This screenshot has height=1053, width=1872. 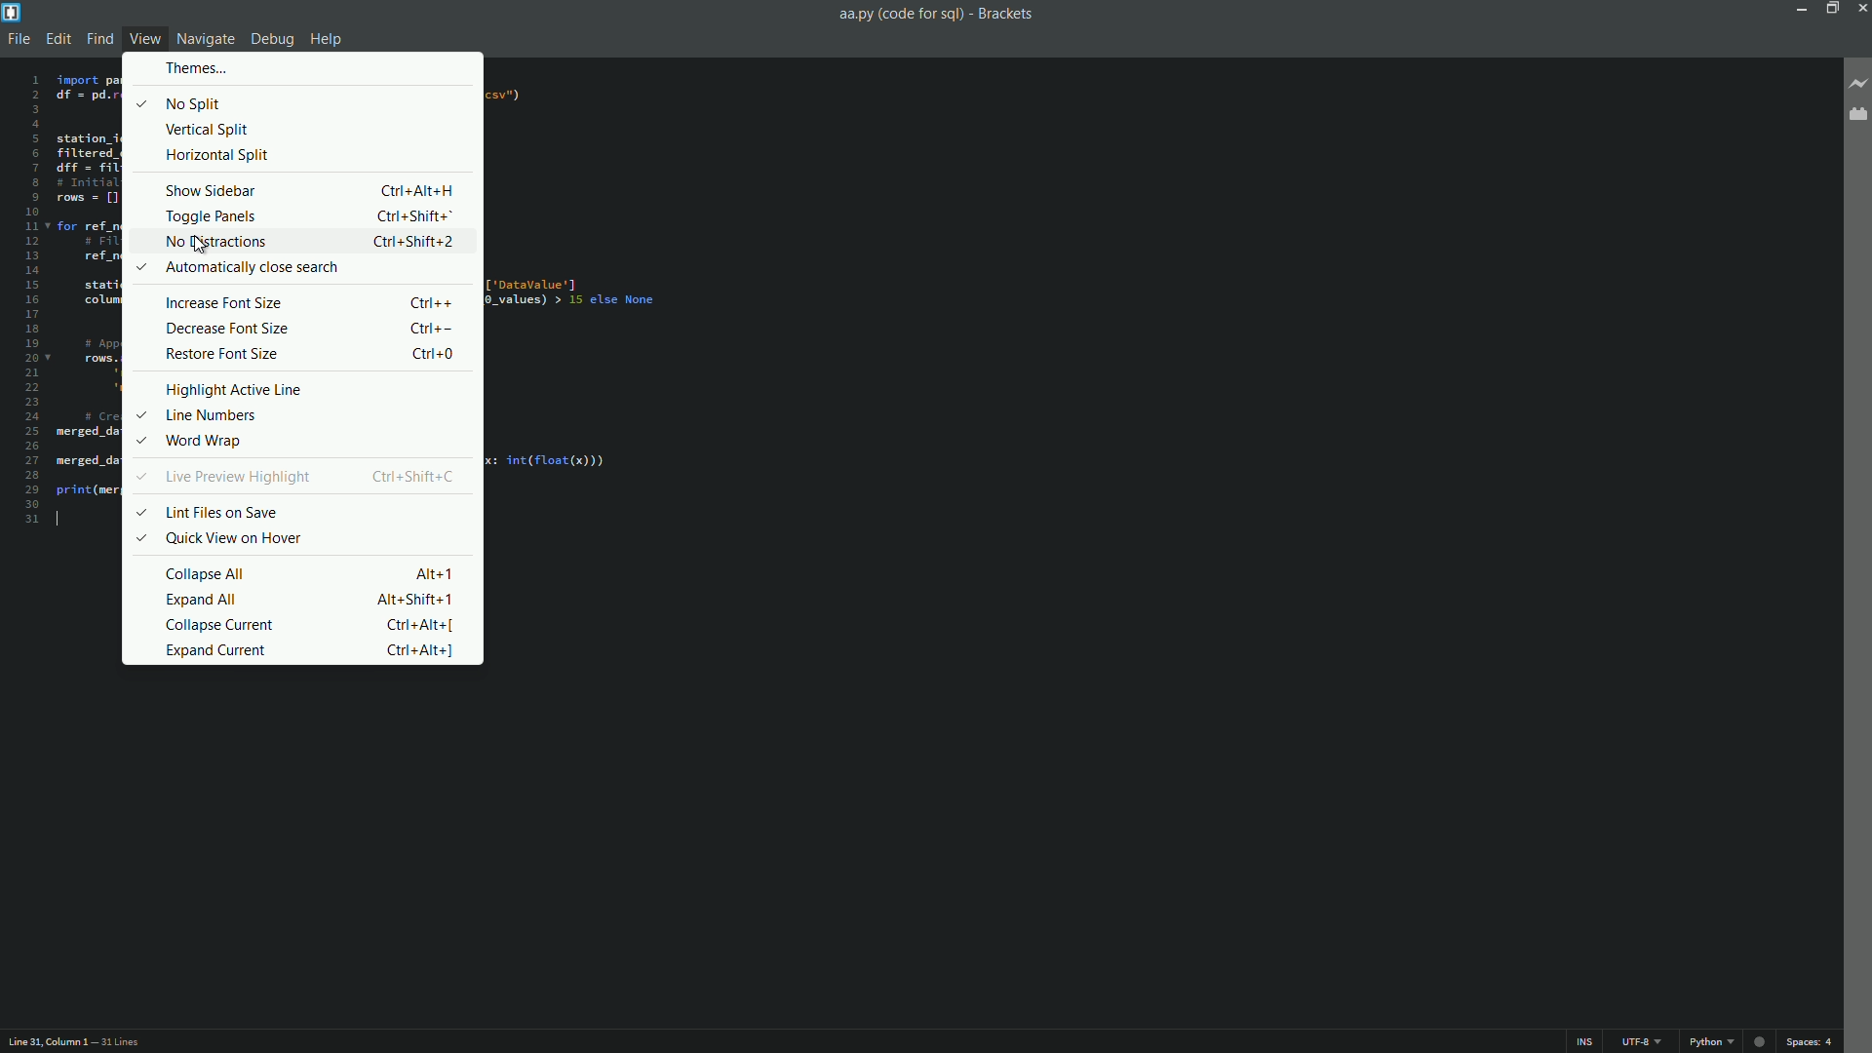 What do you see at coordinates (312, 413) in the screenshot?
I see `line numbers` at bounding box center [312, 413].